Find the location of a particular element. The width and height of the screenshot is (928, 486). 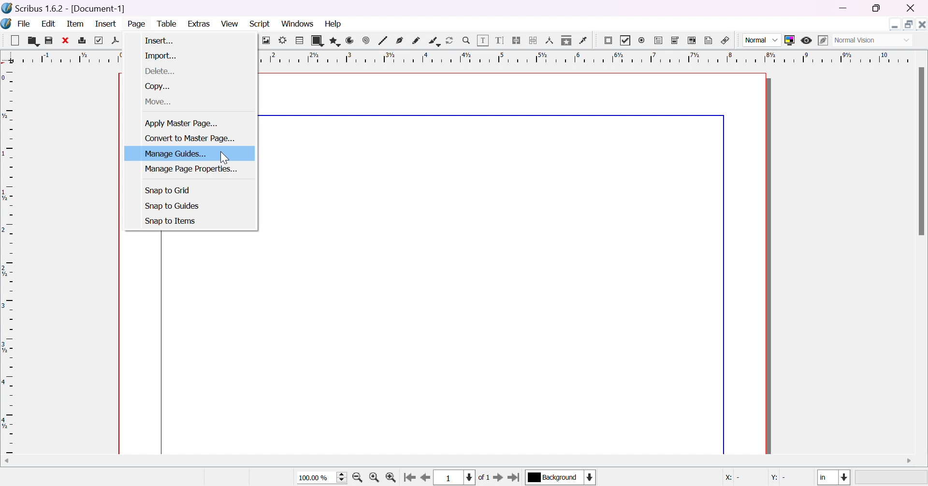

close is located at coordinates (913, 7).